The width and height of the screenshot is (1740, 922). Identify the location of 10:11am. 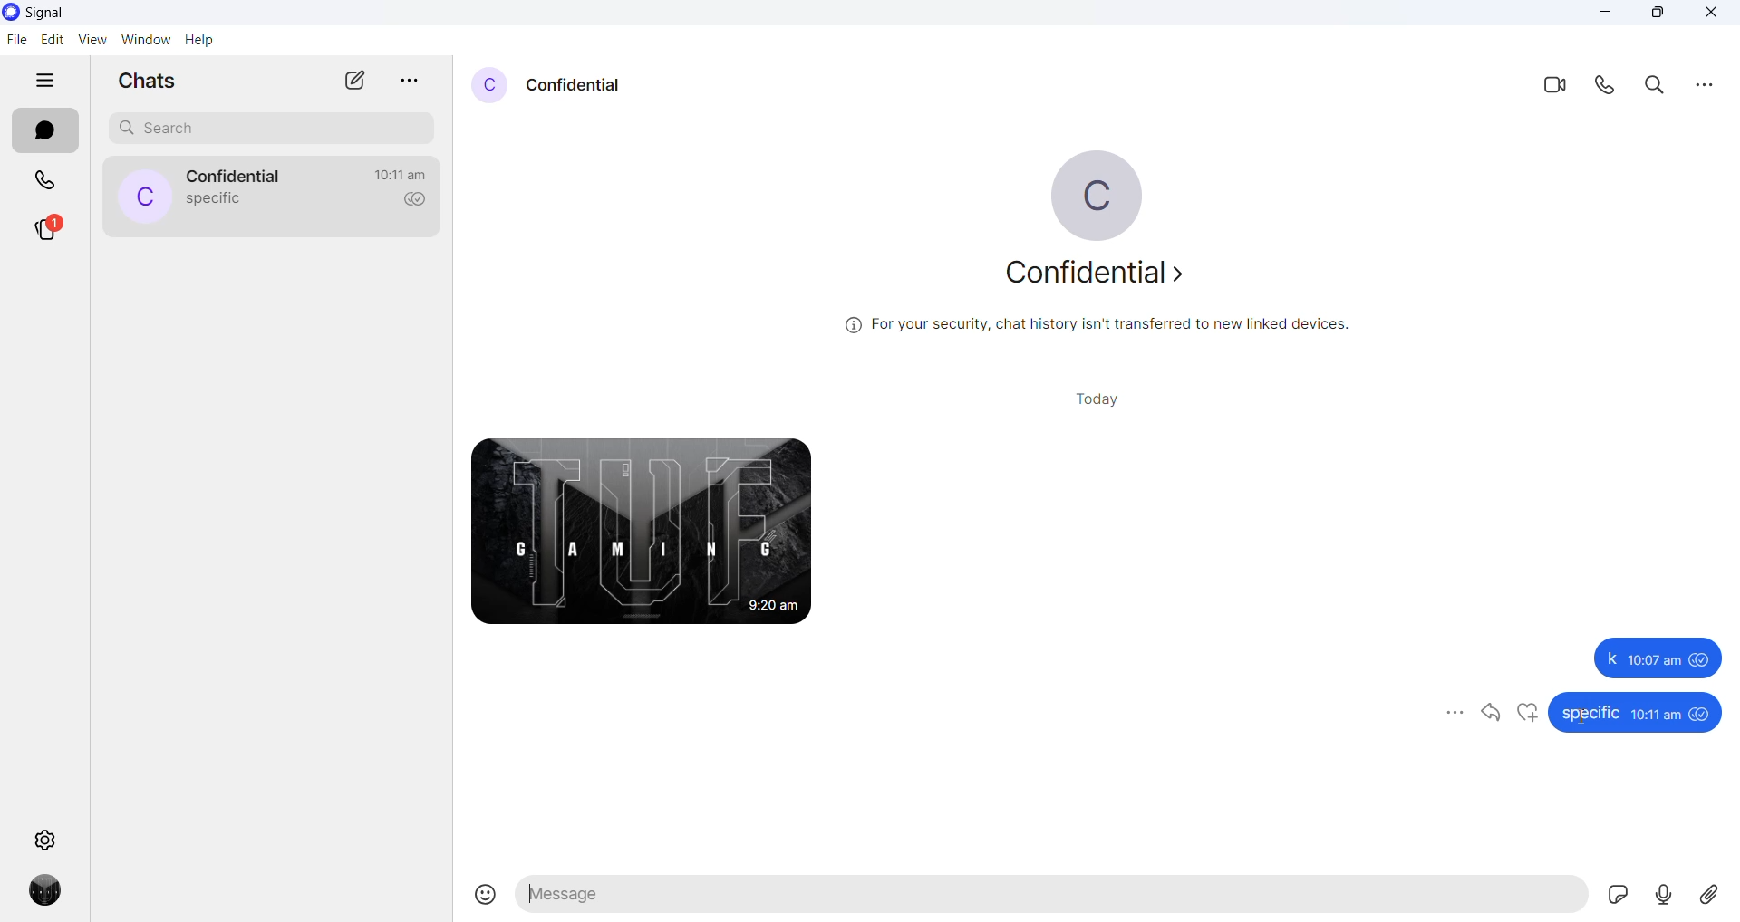
(1657, 715).